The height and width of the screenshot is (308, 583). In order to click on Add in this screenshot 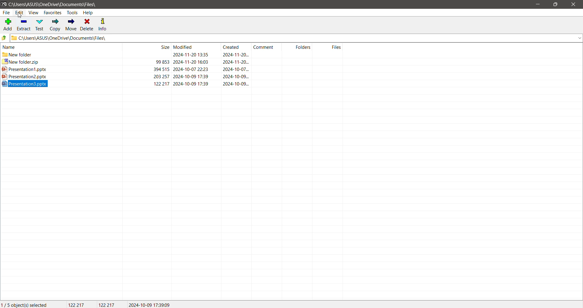, I will do `click(8, 24)`.